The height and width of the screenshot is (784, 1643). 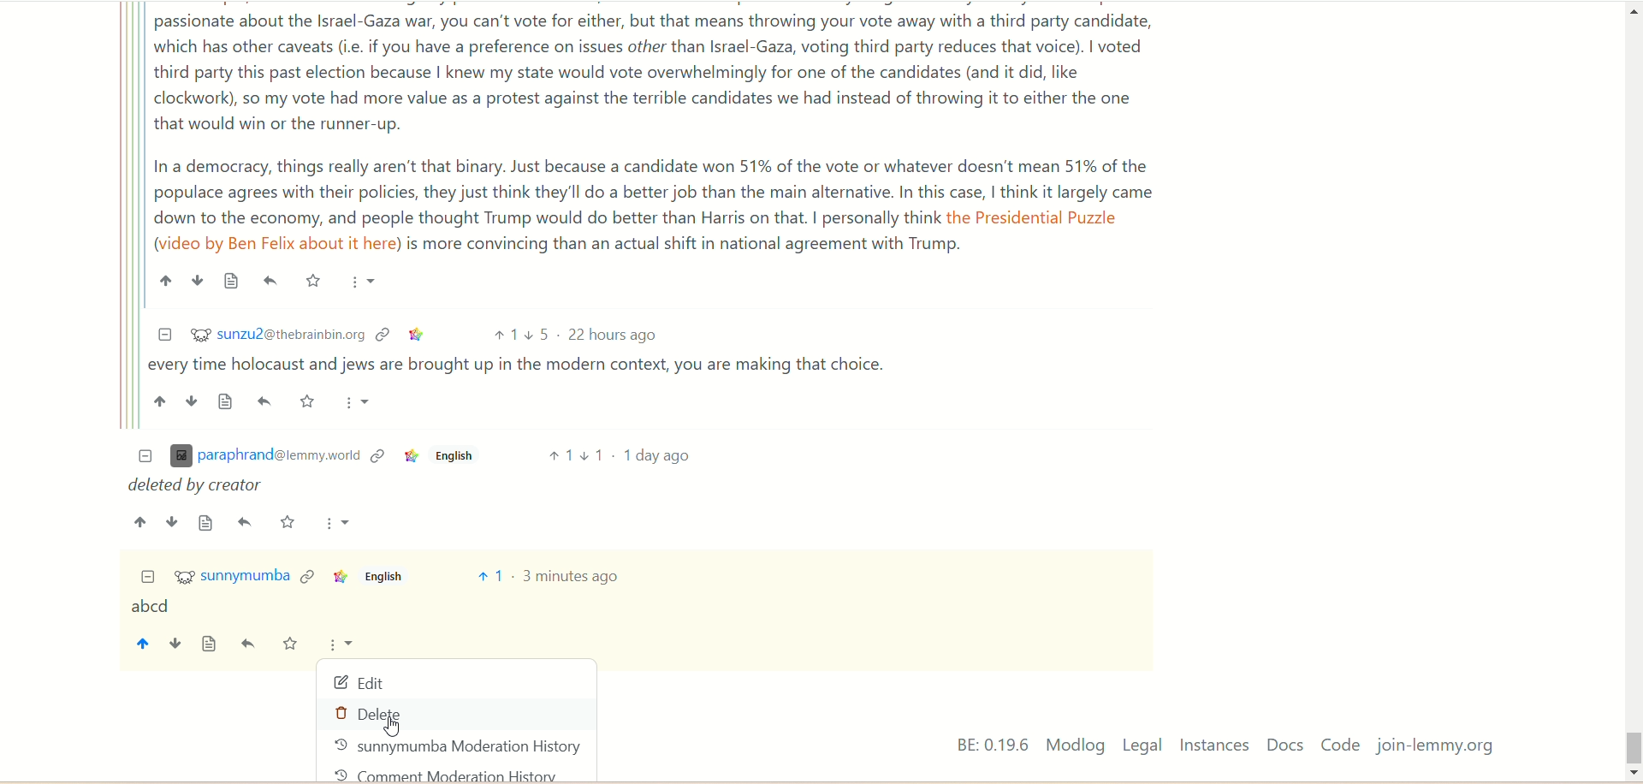 What do you see at coordinates (504, 336) in the screenshot?
I see `Upvote` at bounding box center [504, 336].